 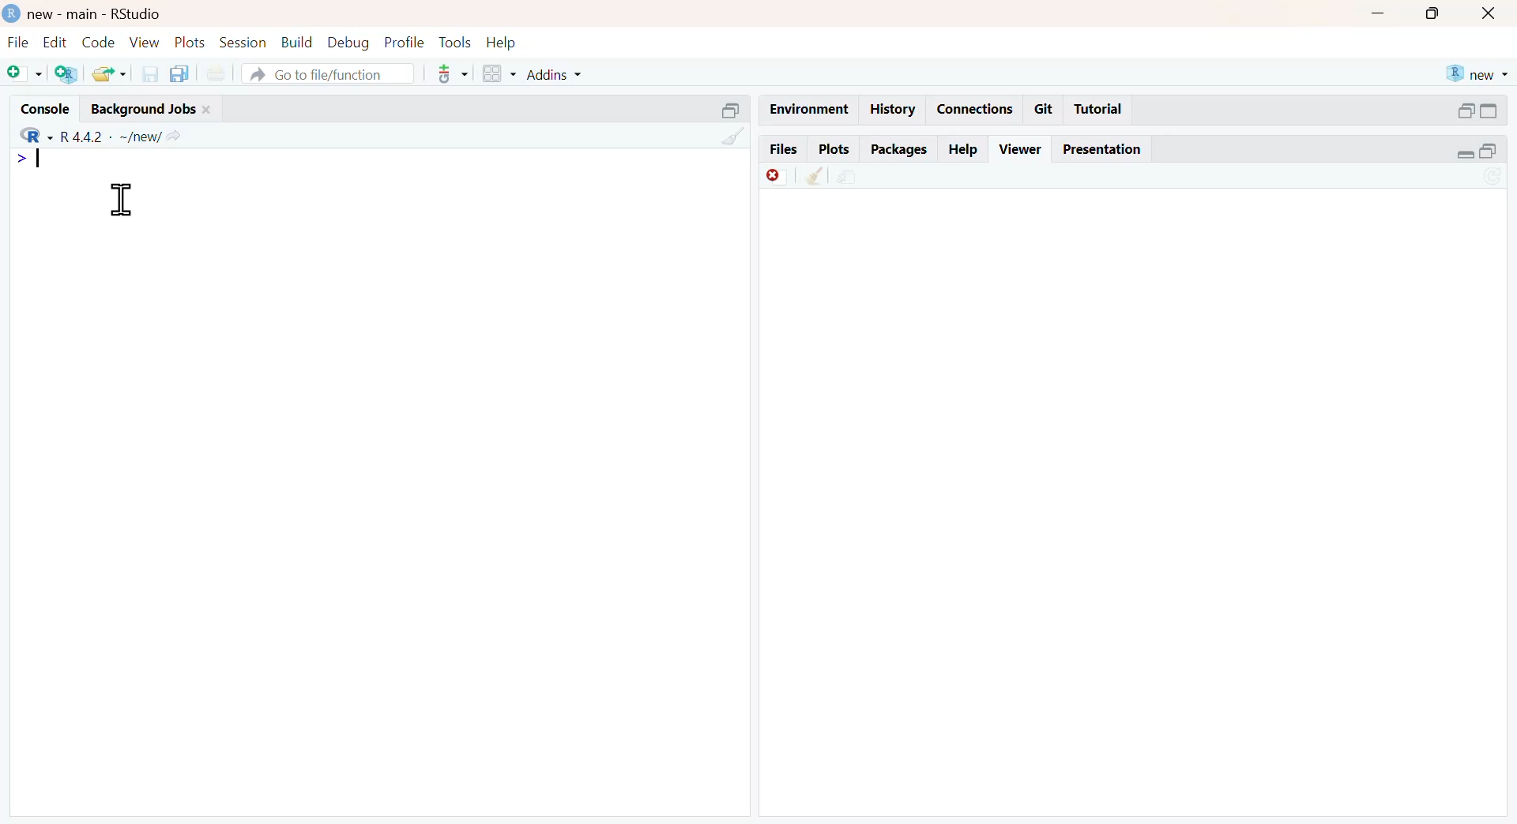 What do you see at coordinates (1478, 75) in the screenshot?
I see `new` at bounding box center [1478, 75].